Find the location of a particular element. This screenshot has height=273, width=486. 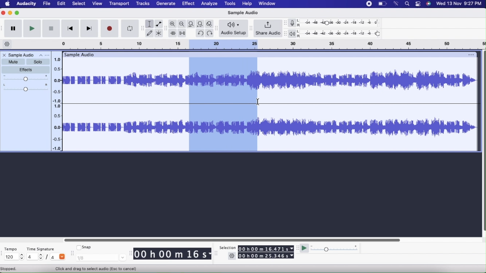

Redo is located at coordinates (211, 33).